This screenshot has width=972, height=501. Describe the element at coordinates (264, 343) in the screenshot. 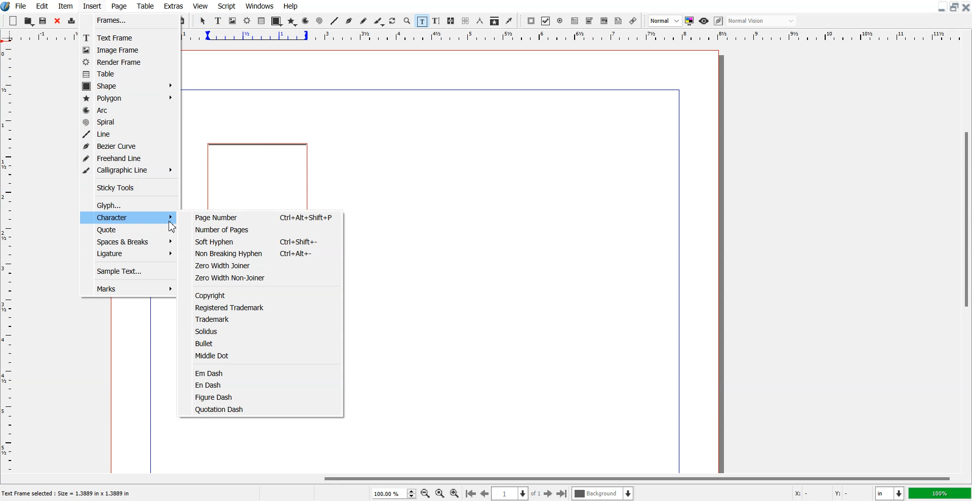

I see `Bullet` at that location.